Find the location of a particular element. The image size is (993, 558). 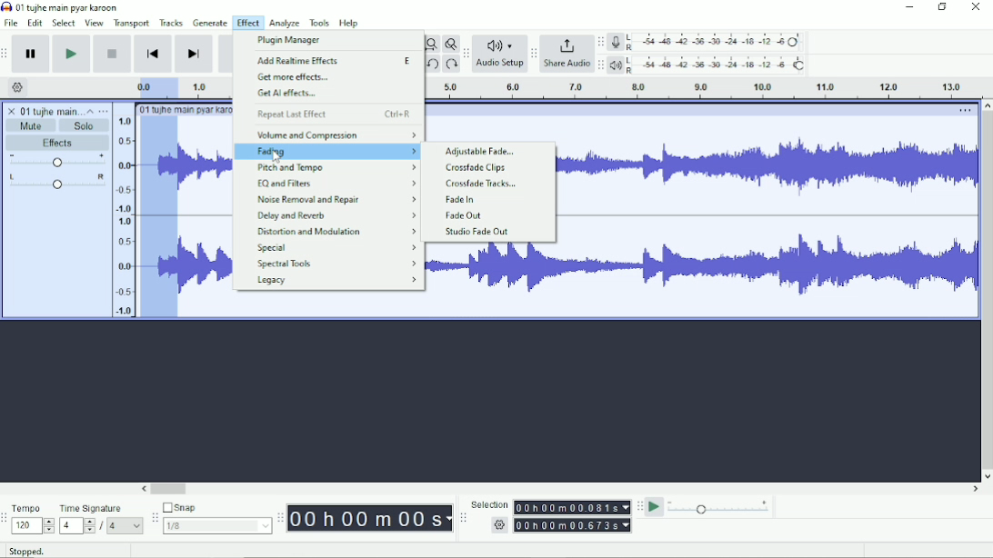

Fading is located at coordinates (327, 152).